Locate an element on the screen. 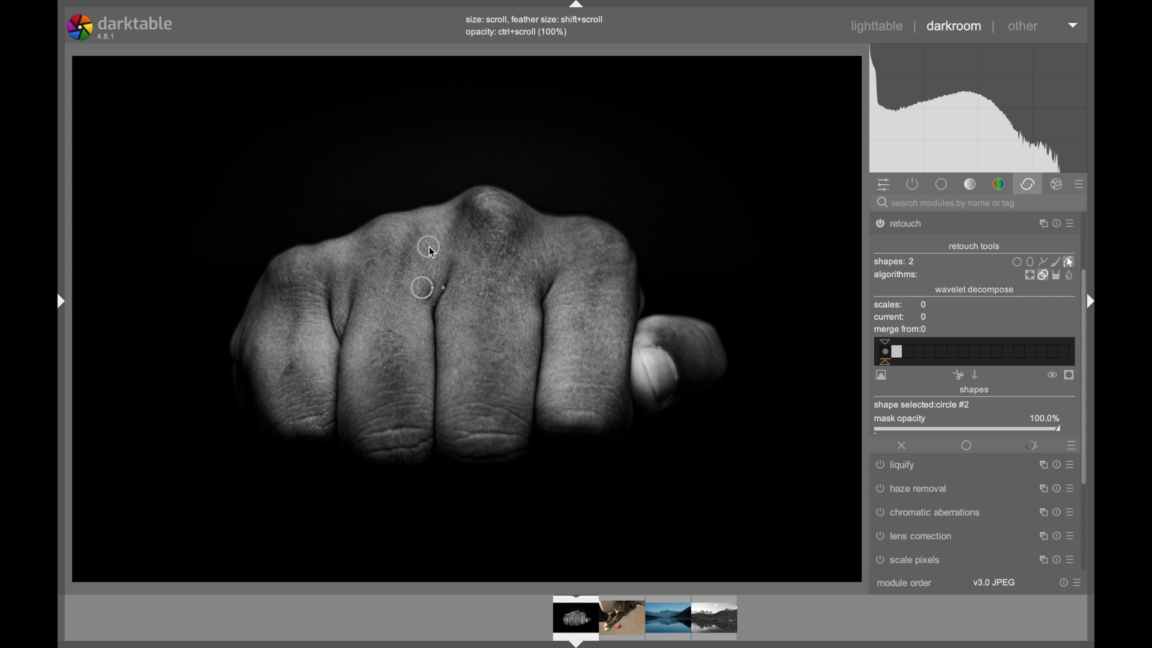 The height and width of the screenshot is (648, 1152). help is located at coordinates (1054, 535).